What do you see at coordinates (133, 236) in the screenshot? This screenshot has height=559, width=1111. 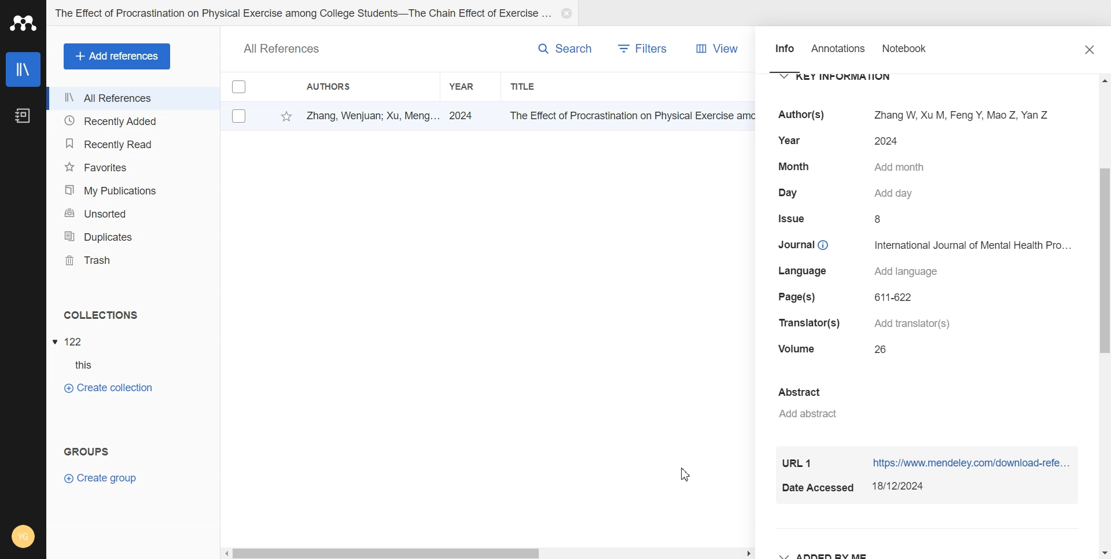 I see `Duplicates` at bounding box center [133, 236].